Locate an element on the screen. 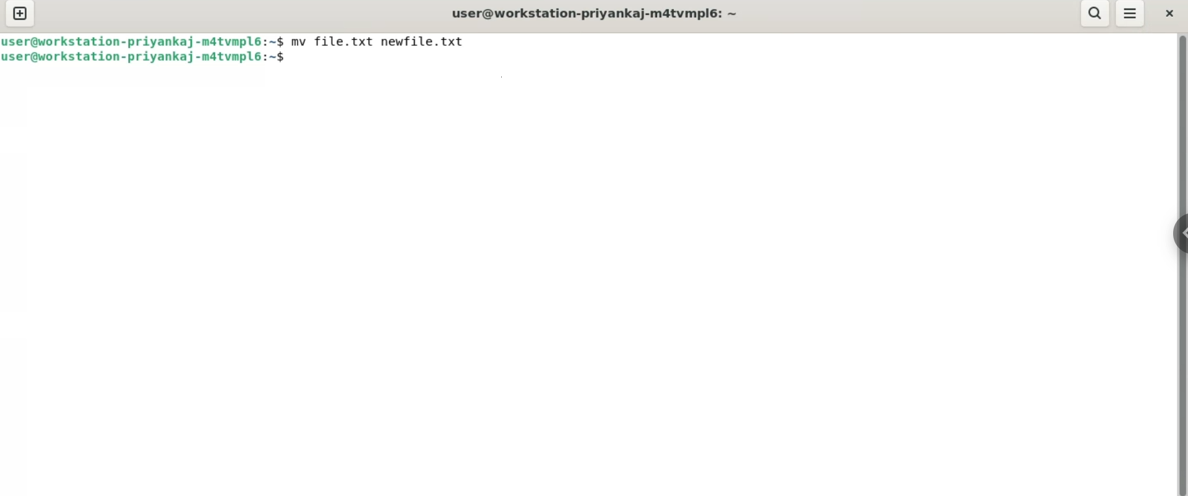 The width and height of the screenshot is (1188, 496). verical scroll bar is located at coordinates (1182, 263).